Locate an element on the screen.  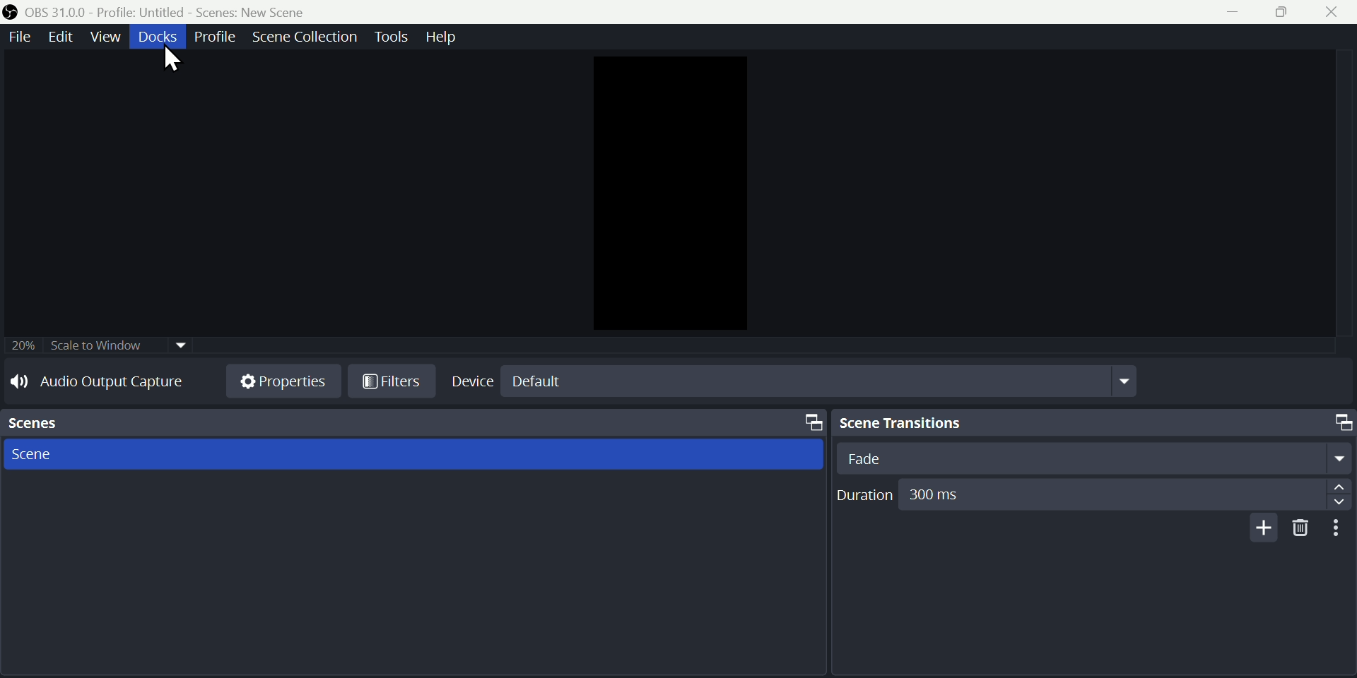
Profile is located at coordinates (214, 37).